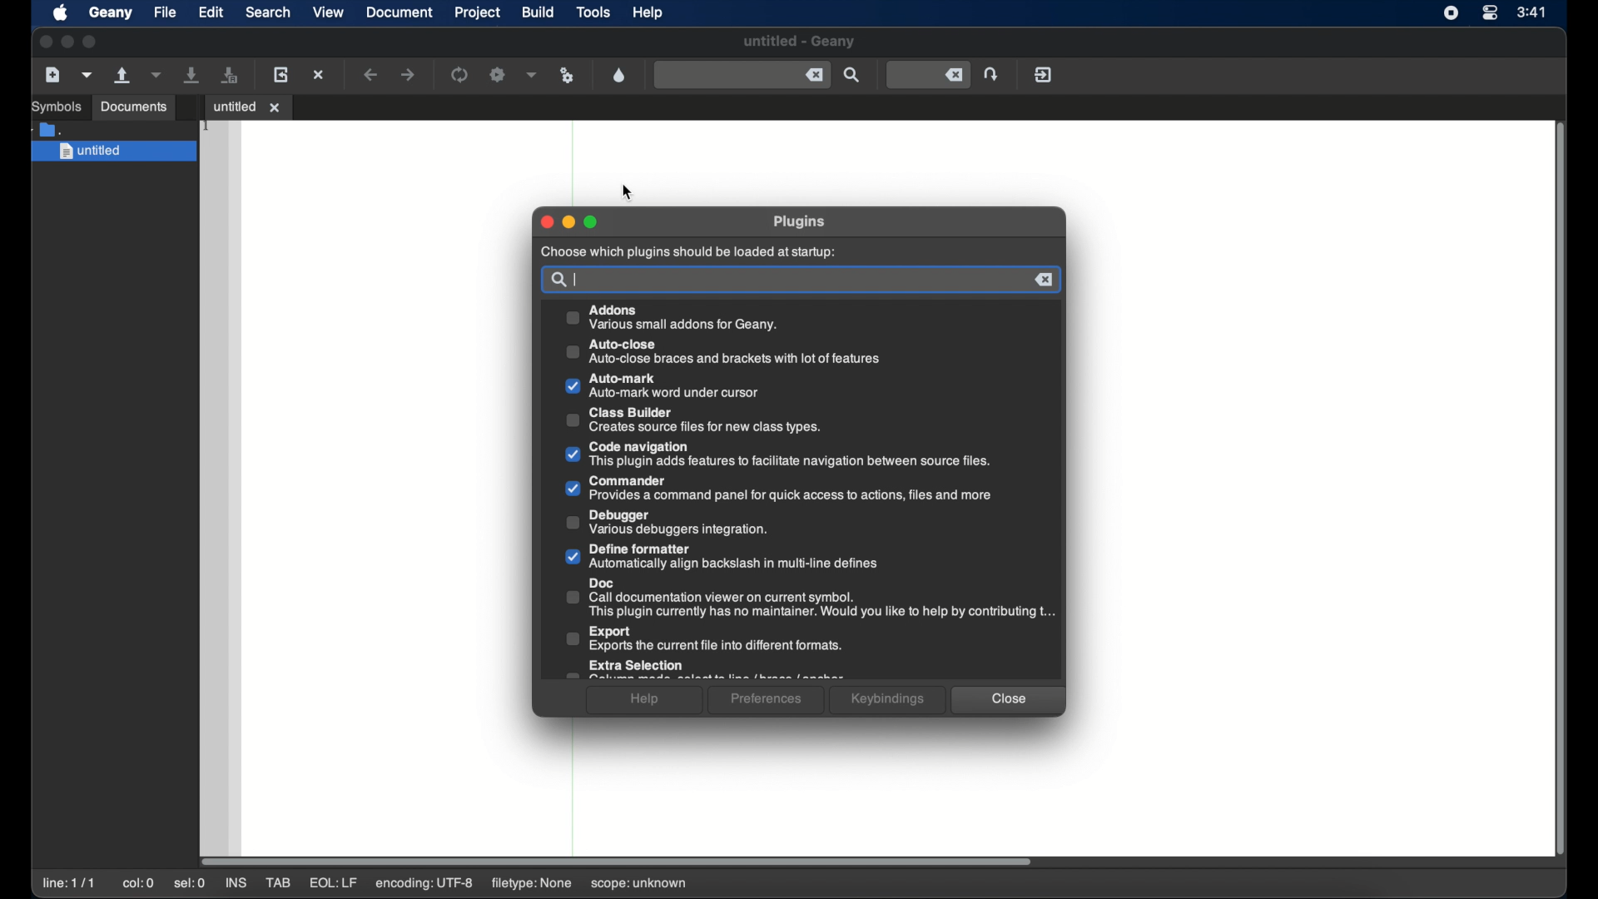  Describe the element at coordinates (47, 129) in the screenshot. I see `folder` at that location.